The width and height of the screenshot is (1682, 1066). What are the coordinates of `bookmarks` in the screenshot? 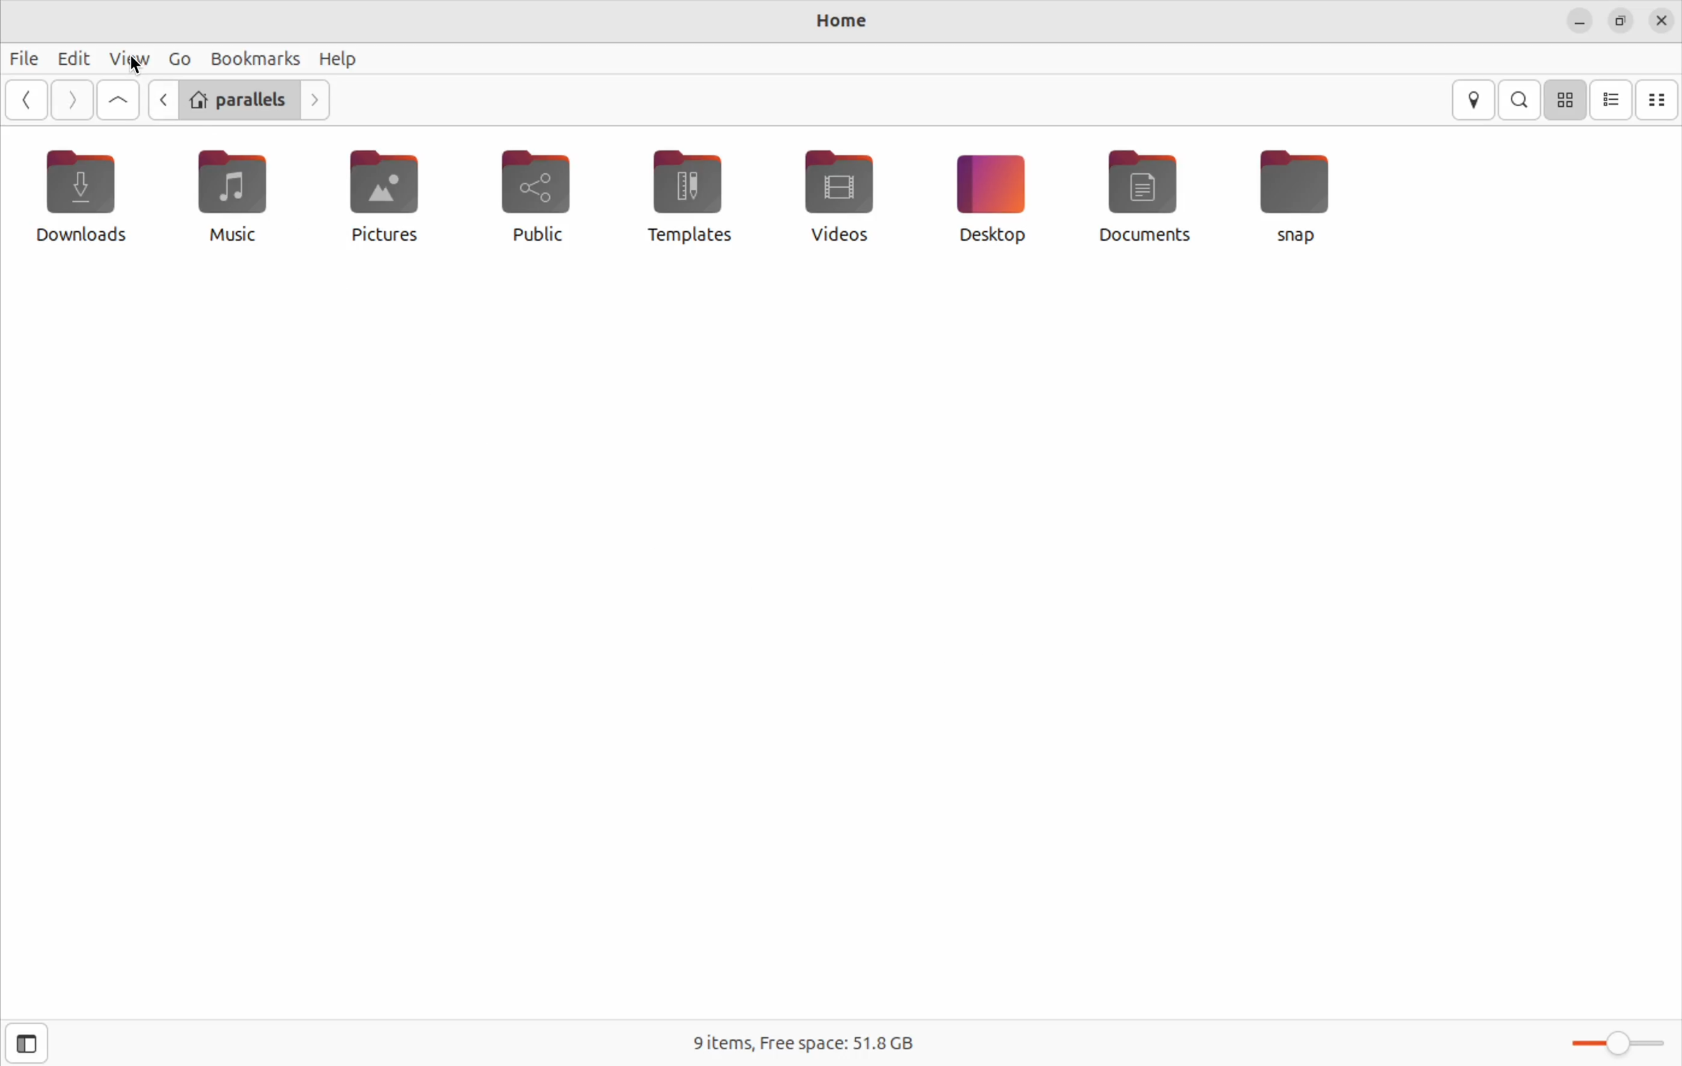 It's located at (255, 57).